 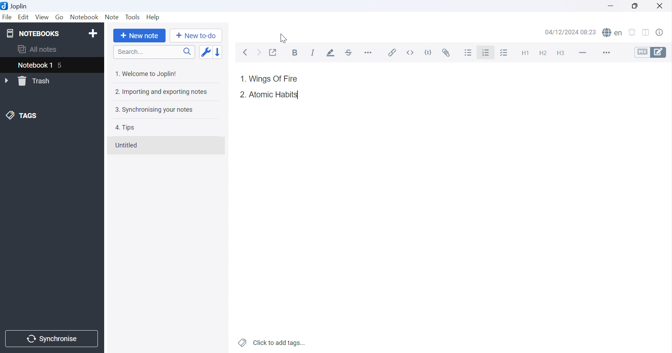 What do you see at coordinates (217, 53) in the screenshot?
I see `Reverse sort order` at bounding box center [217, 53].